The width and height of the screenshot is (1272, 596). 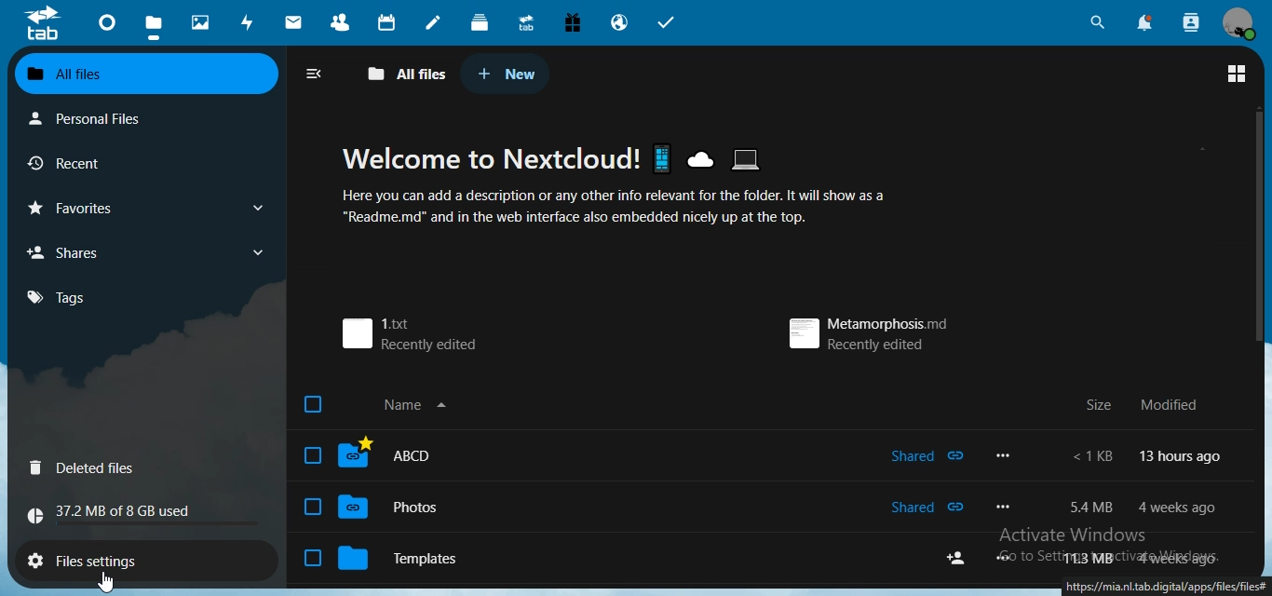 What do you see at coordinates (435, 21) in the screenshot?
I see `notes` at bounding box center [435, 21].